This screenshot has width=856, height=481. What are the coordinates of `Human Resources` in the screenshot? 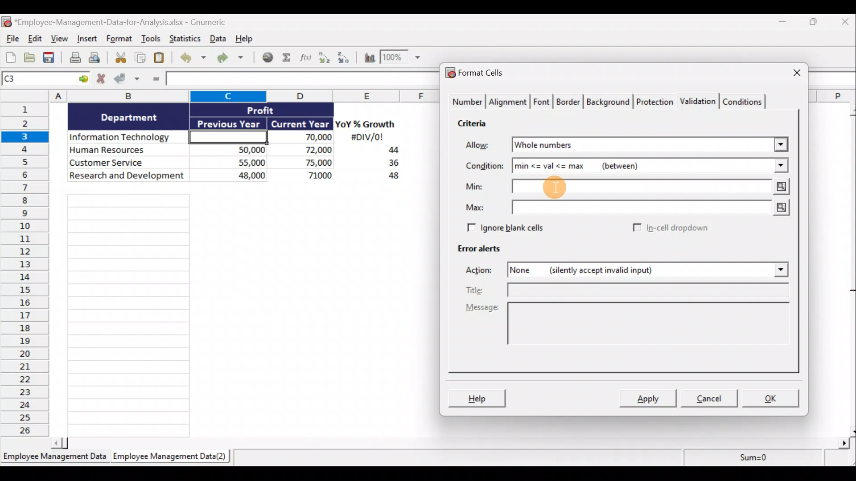 It's located at (126, 151).